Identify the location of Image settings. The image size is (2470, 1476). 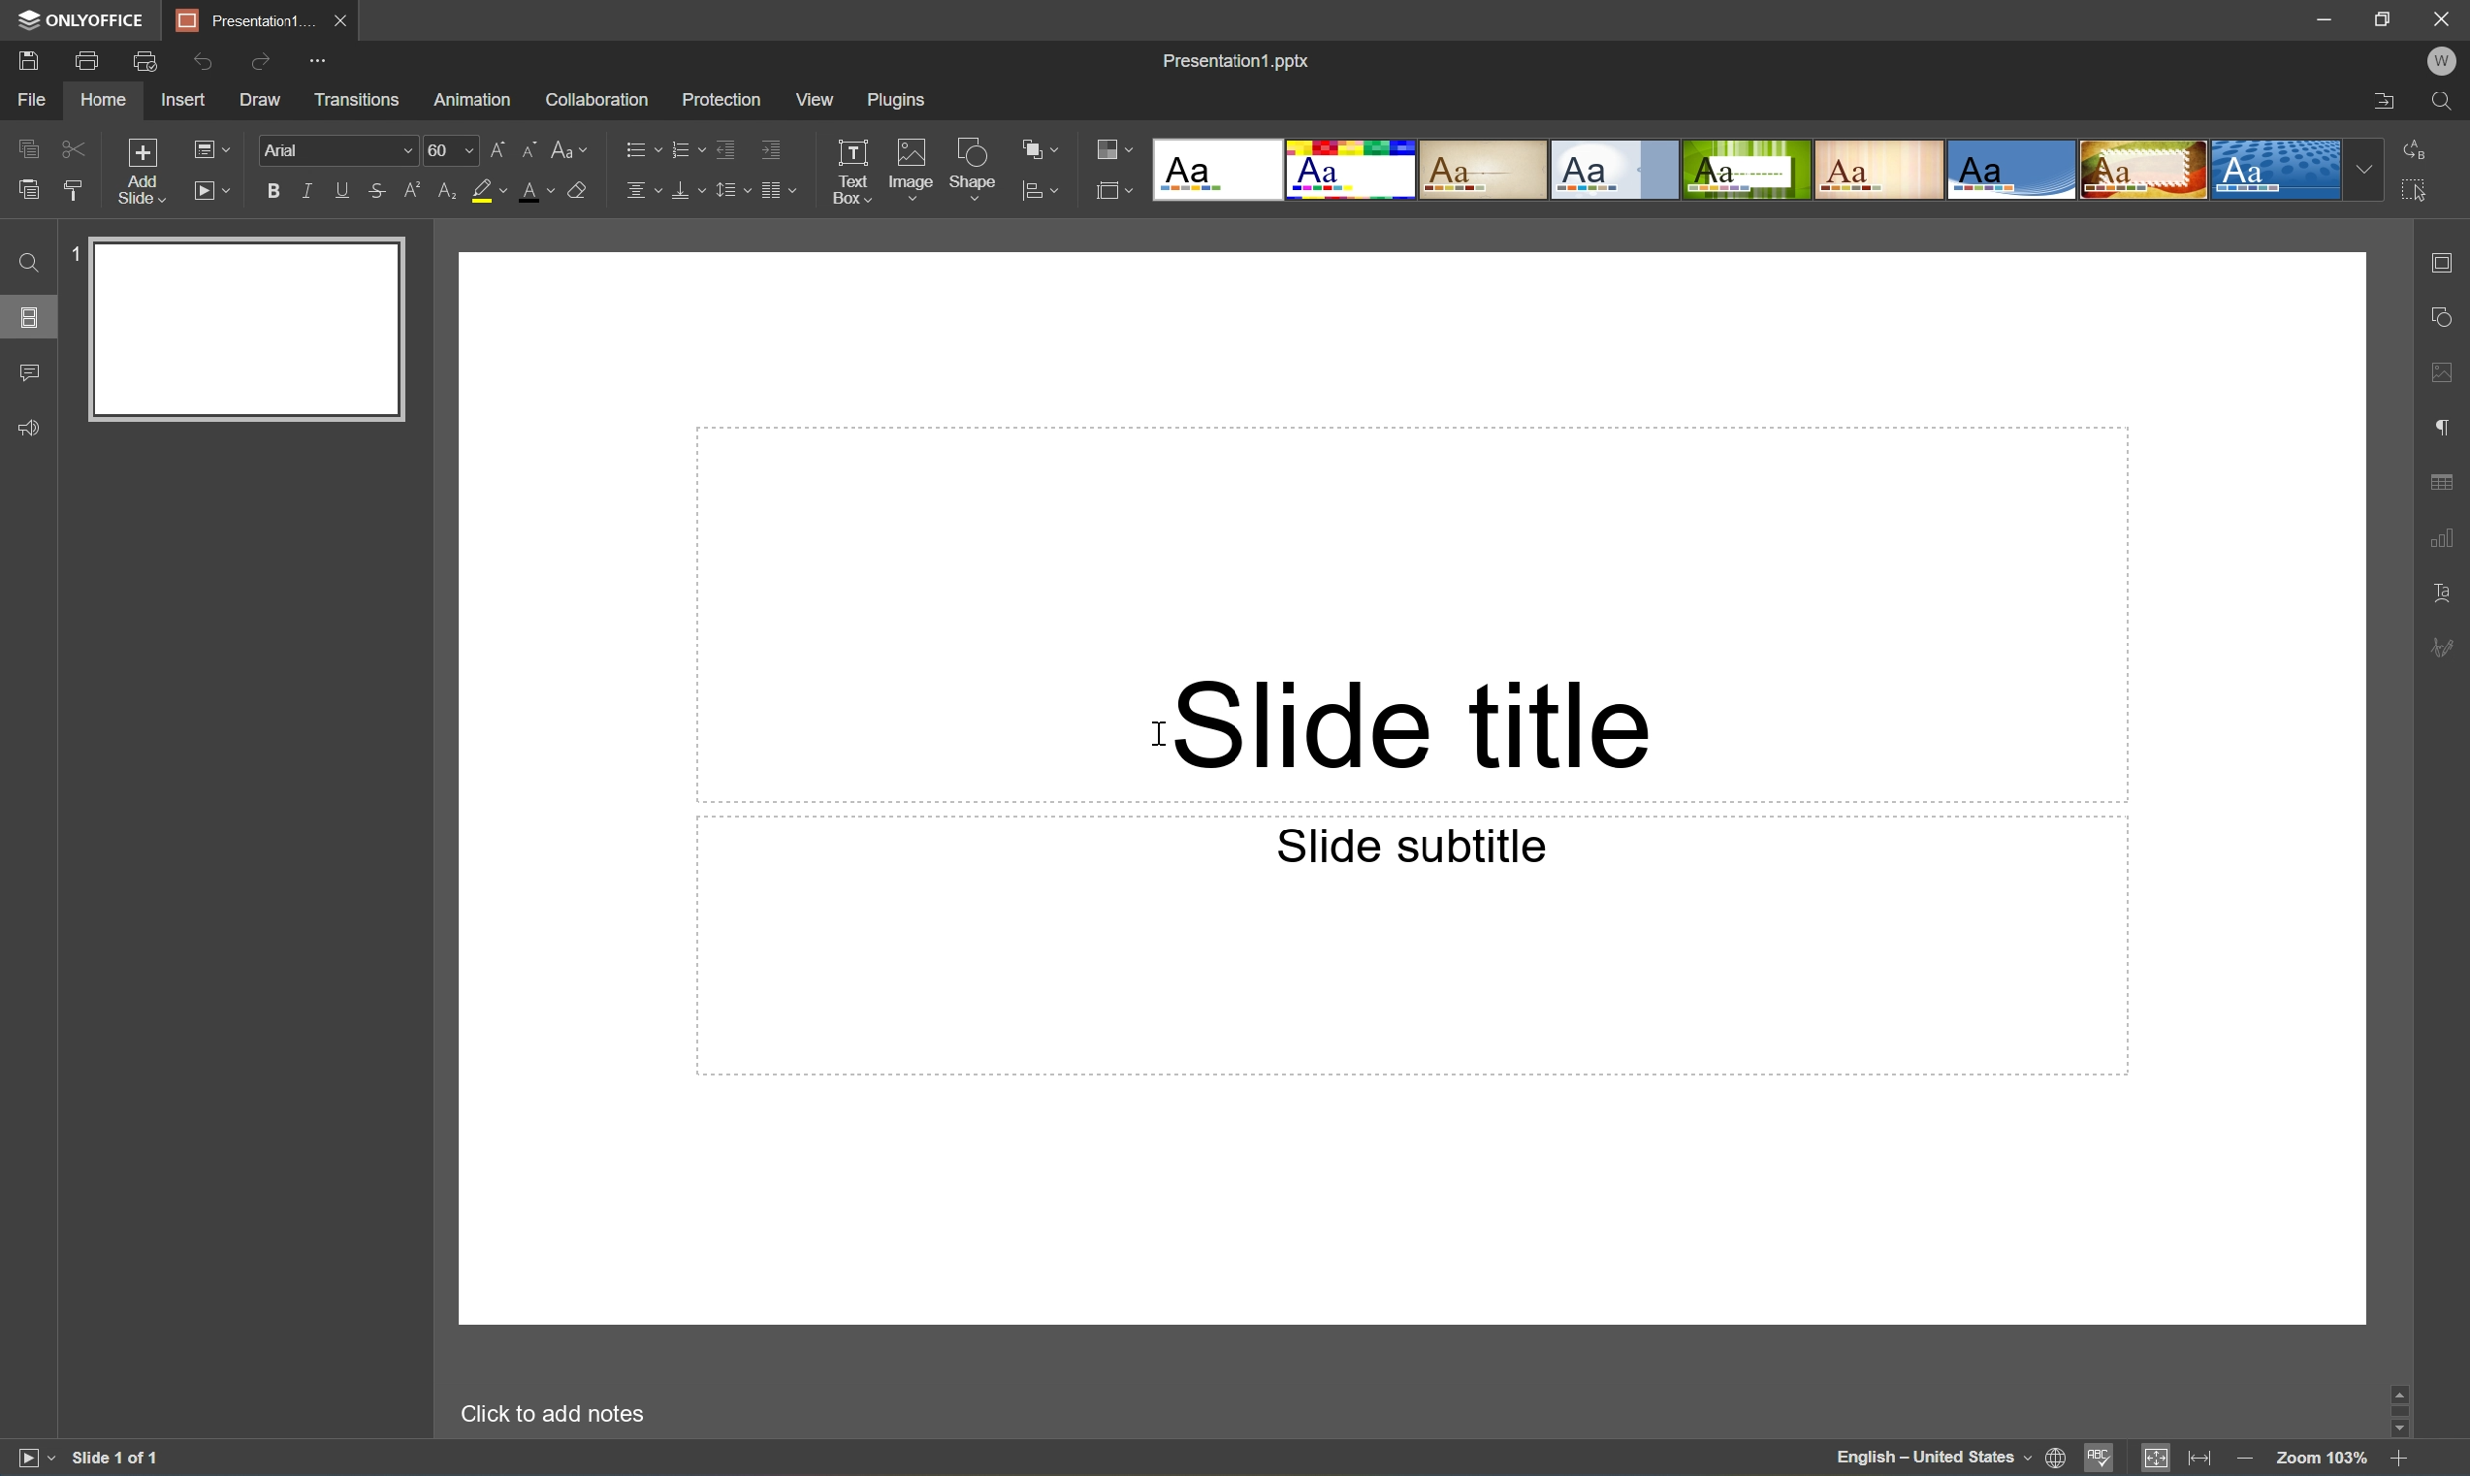
(2451, 375).